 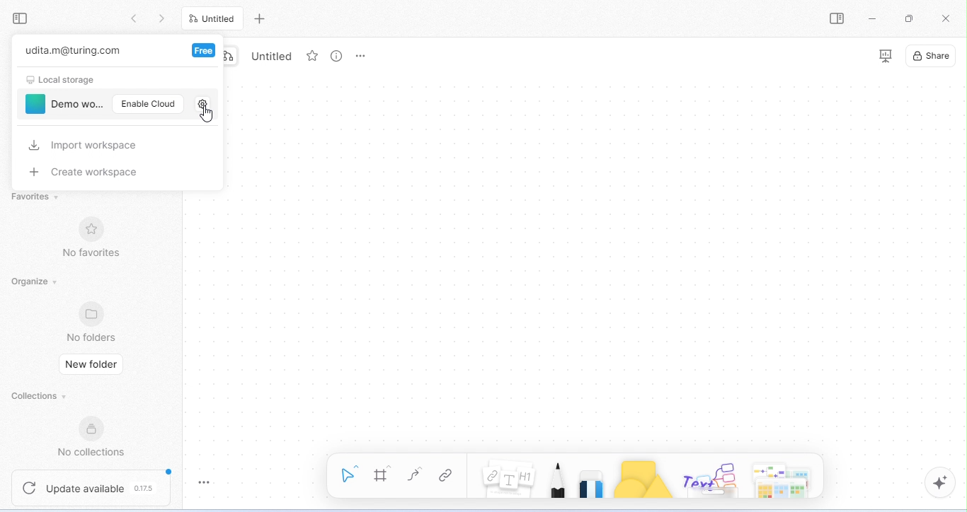 I want to click on favorite, so click(x=314, y=57).